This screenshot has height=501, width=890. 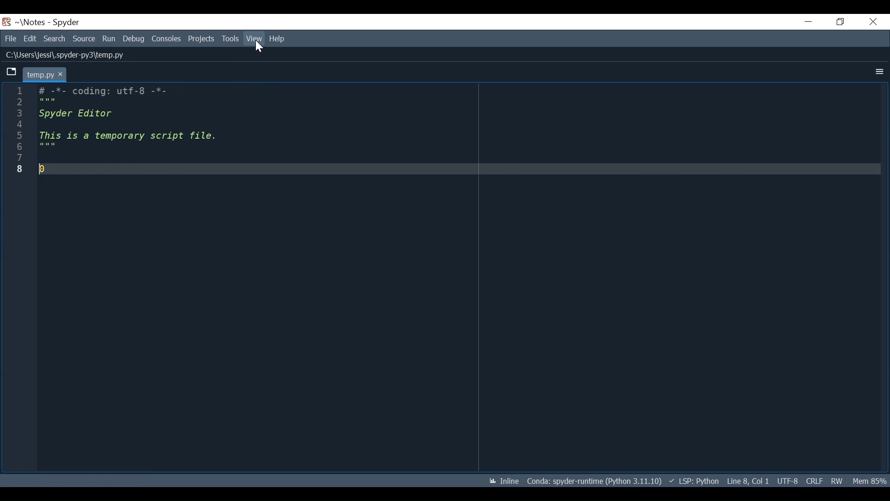 I want to click on Projects, so click(x=202, y=39).